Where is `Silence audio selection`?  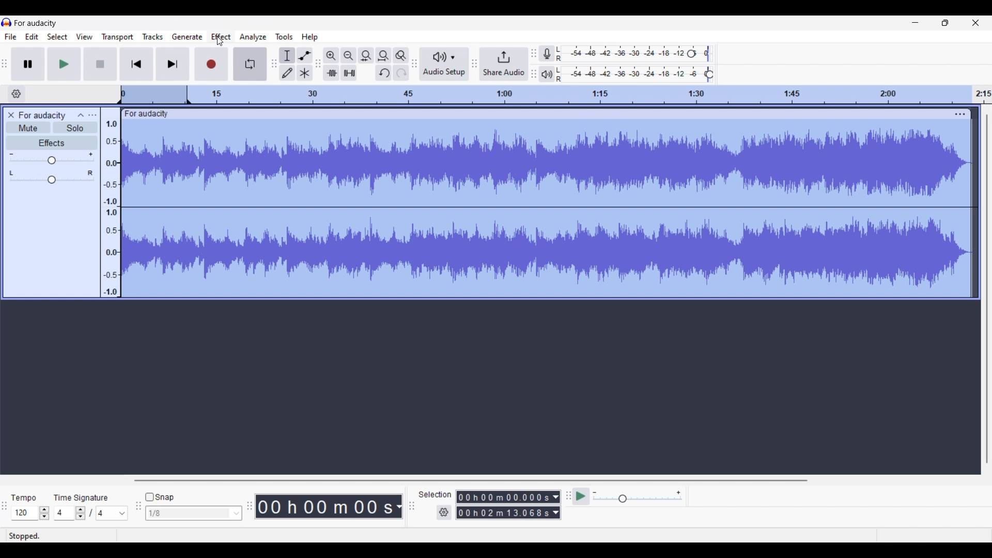 Silence audio selection is located at coordinates (349, 73).